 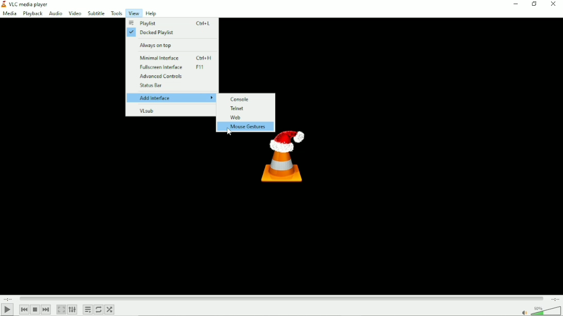 I want to click on Close, so click(x=554, y=5).